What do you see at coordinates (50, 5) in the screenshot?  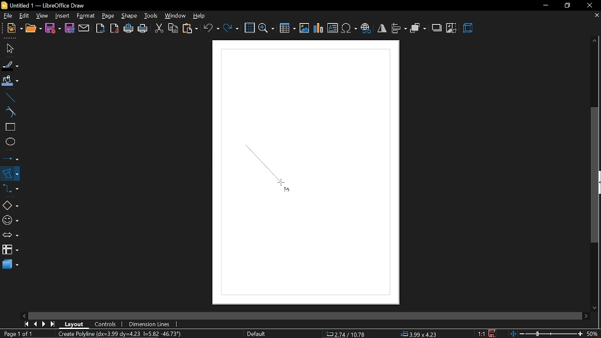 I see `Untitled 1- Libreoffice Draw` at bounding box center [50, 5].